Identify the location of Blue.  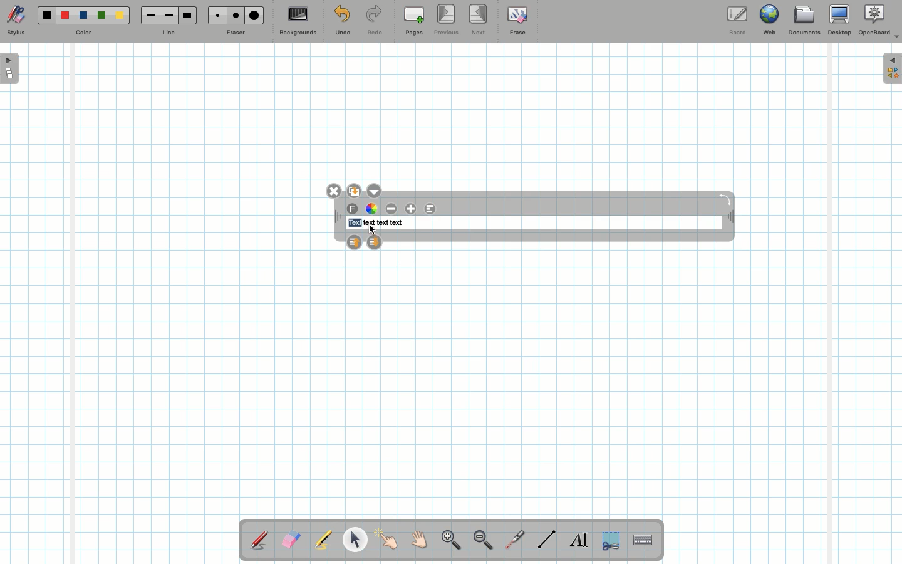
(84, 16).